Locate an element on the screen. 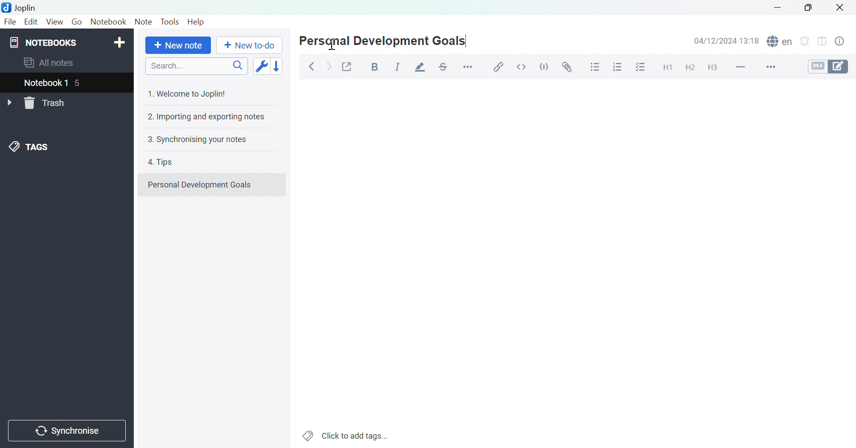 Image resolution: width=856 pixels, height=448 pixels. Heading 3 is located at coordinates (712, 68).